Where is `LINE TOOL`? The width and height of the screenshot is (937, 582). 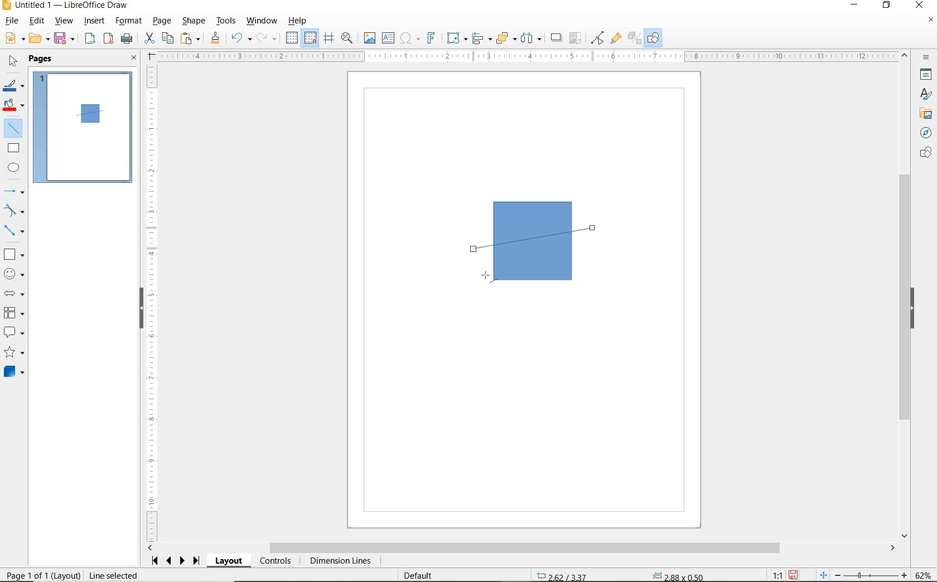 LINE TOOL is located at coordinates (476, 250).